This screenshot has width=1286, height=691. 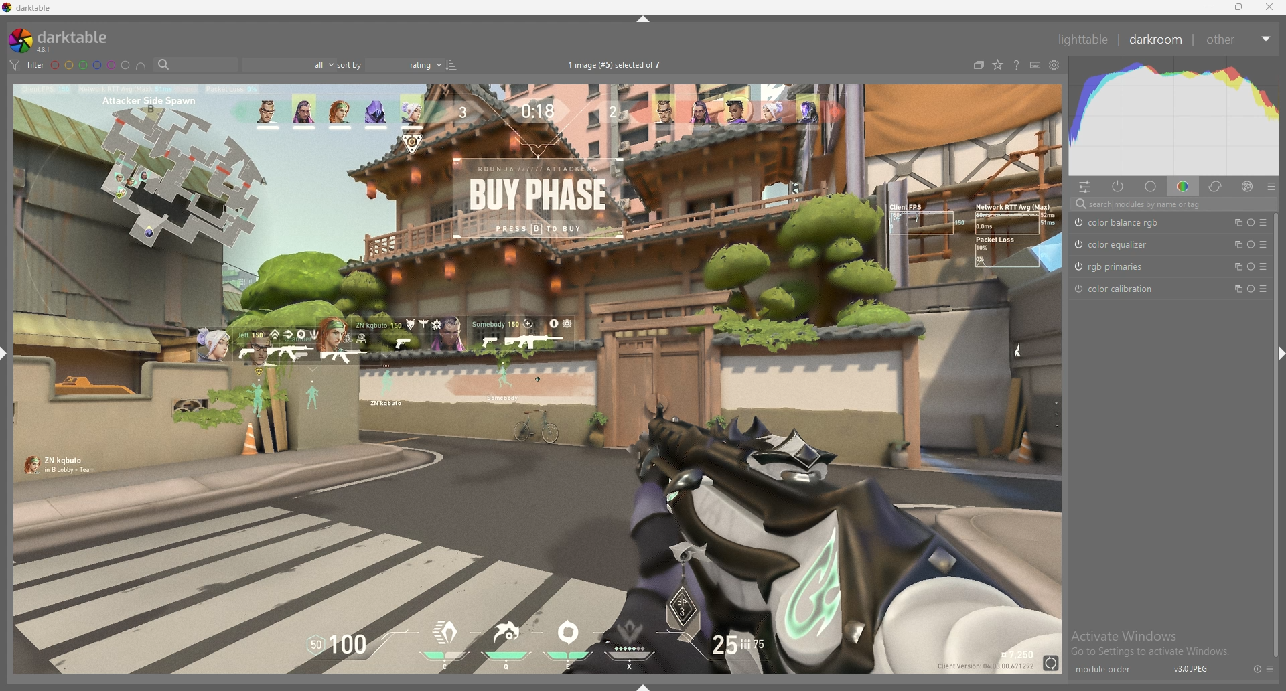 I want to click on rgb primaries, so click(x=1132, y=267).